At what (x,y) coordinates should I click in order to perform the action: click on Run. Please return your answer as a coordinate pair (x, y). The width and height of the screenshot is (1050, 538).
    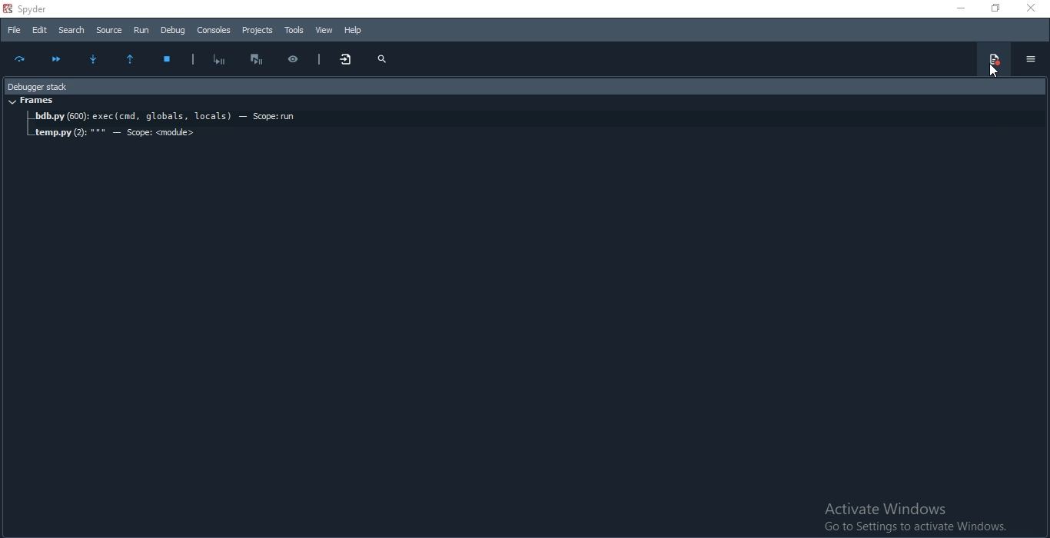
    Looking at the image, I should click on (142, 29).